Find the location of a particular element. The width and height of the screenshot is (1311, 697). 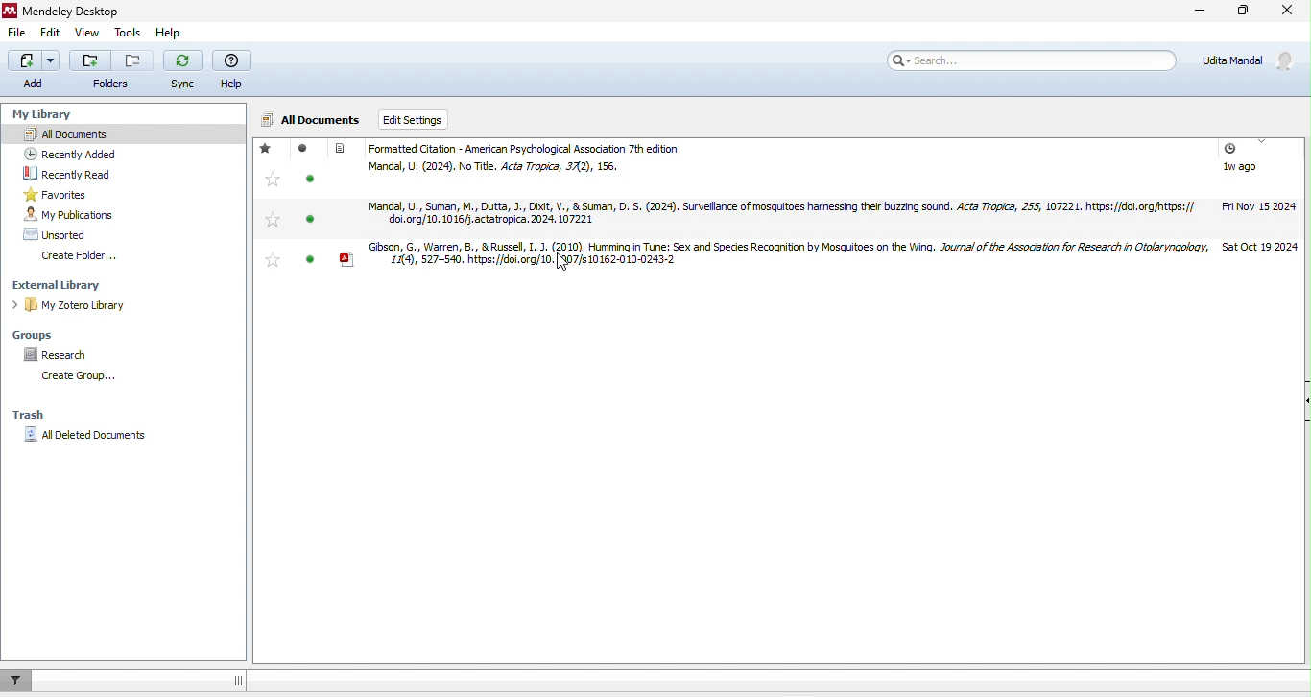

unsorted is located at coordinates (64, 233).